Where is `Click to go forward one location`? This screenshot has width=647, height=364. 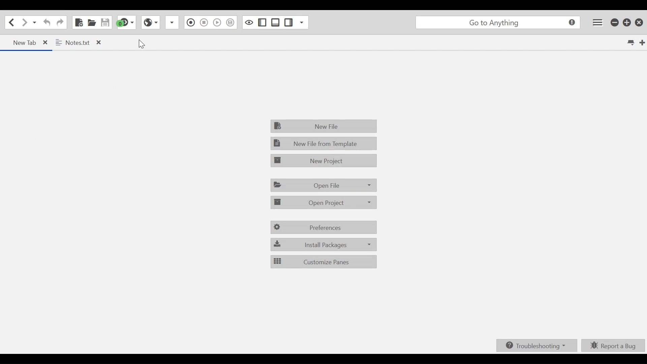 Click to go forward one location is located at coordinates (24, 22).